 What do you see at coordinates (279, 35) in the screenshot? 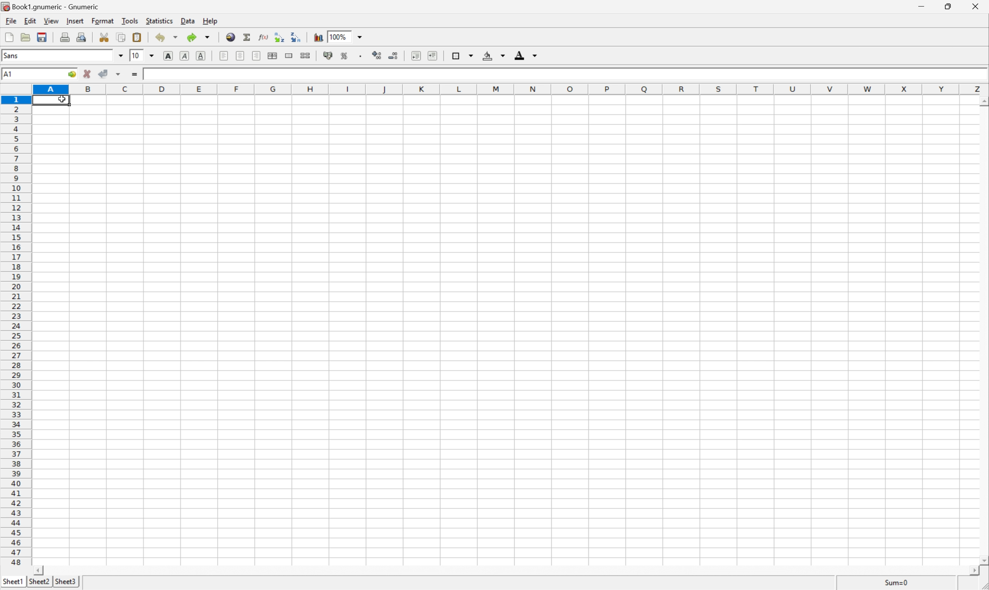
I see `Sort the selected region in ascending order based on the first column selected` at bounding box center [279, 35].